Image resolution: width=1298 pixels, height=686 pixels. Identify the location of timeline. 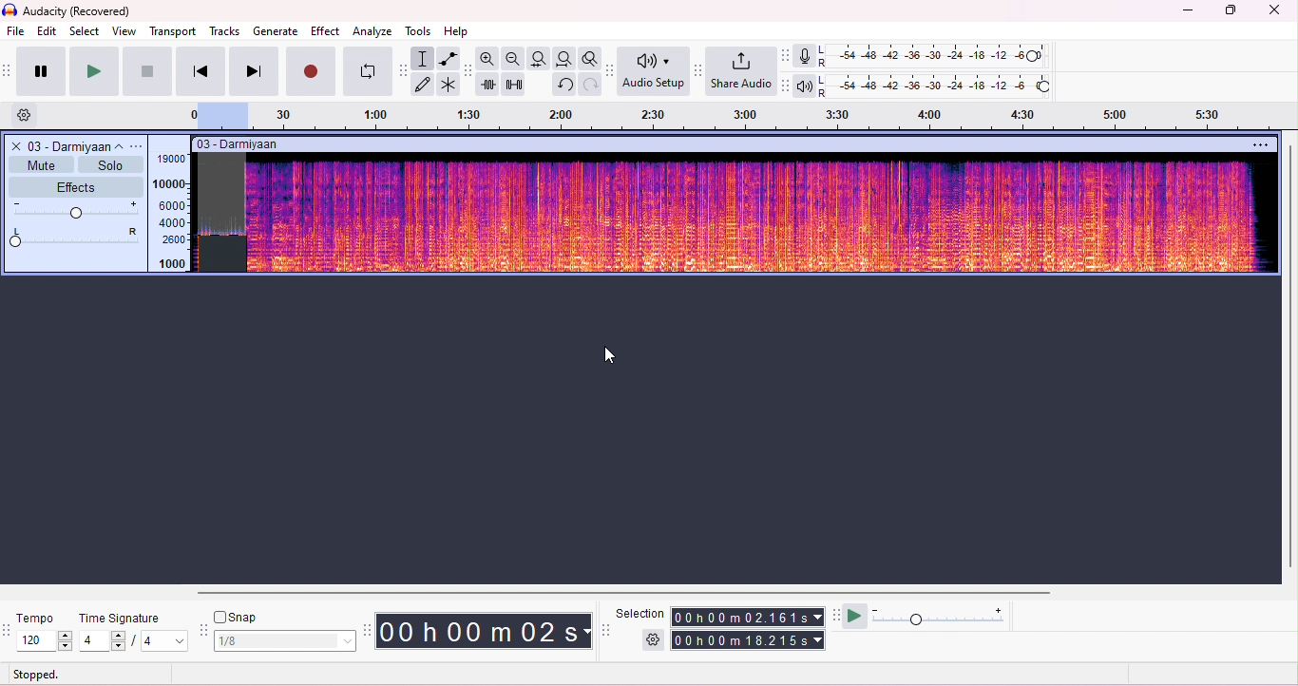
(729, 117).